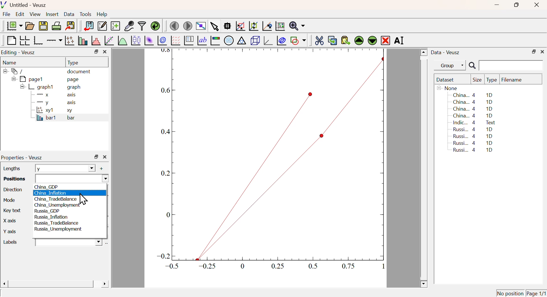  What do you see at coordinates (29, 26) in the screenshot?
I see `Open a document` at bounding box center [29, 26].